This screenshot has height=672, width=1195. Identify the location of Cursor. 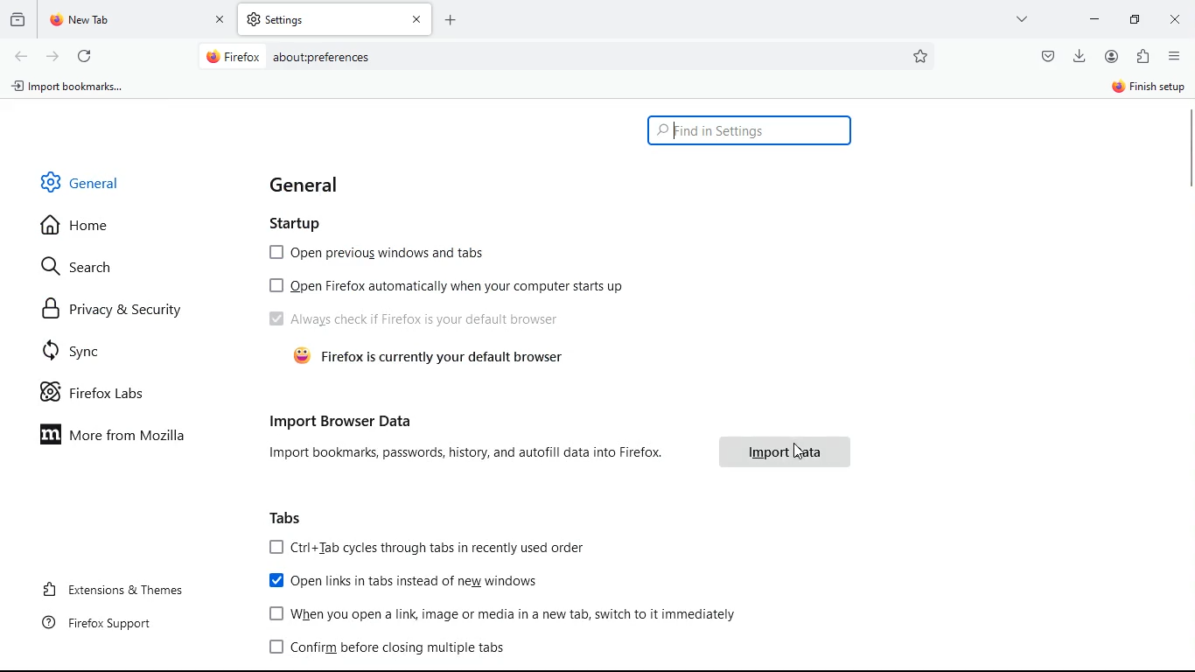
(800, 452).